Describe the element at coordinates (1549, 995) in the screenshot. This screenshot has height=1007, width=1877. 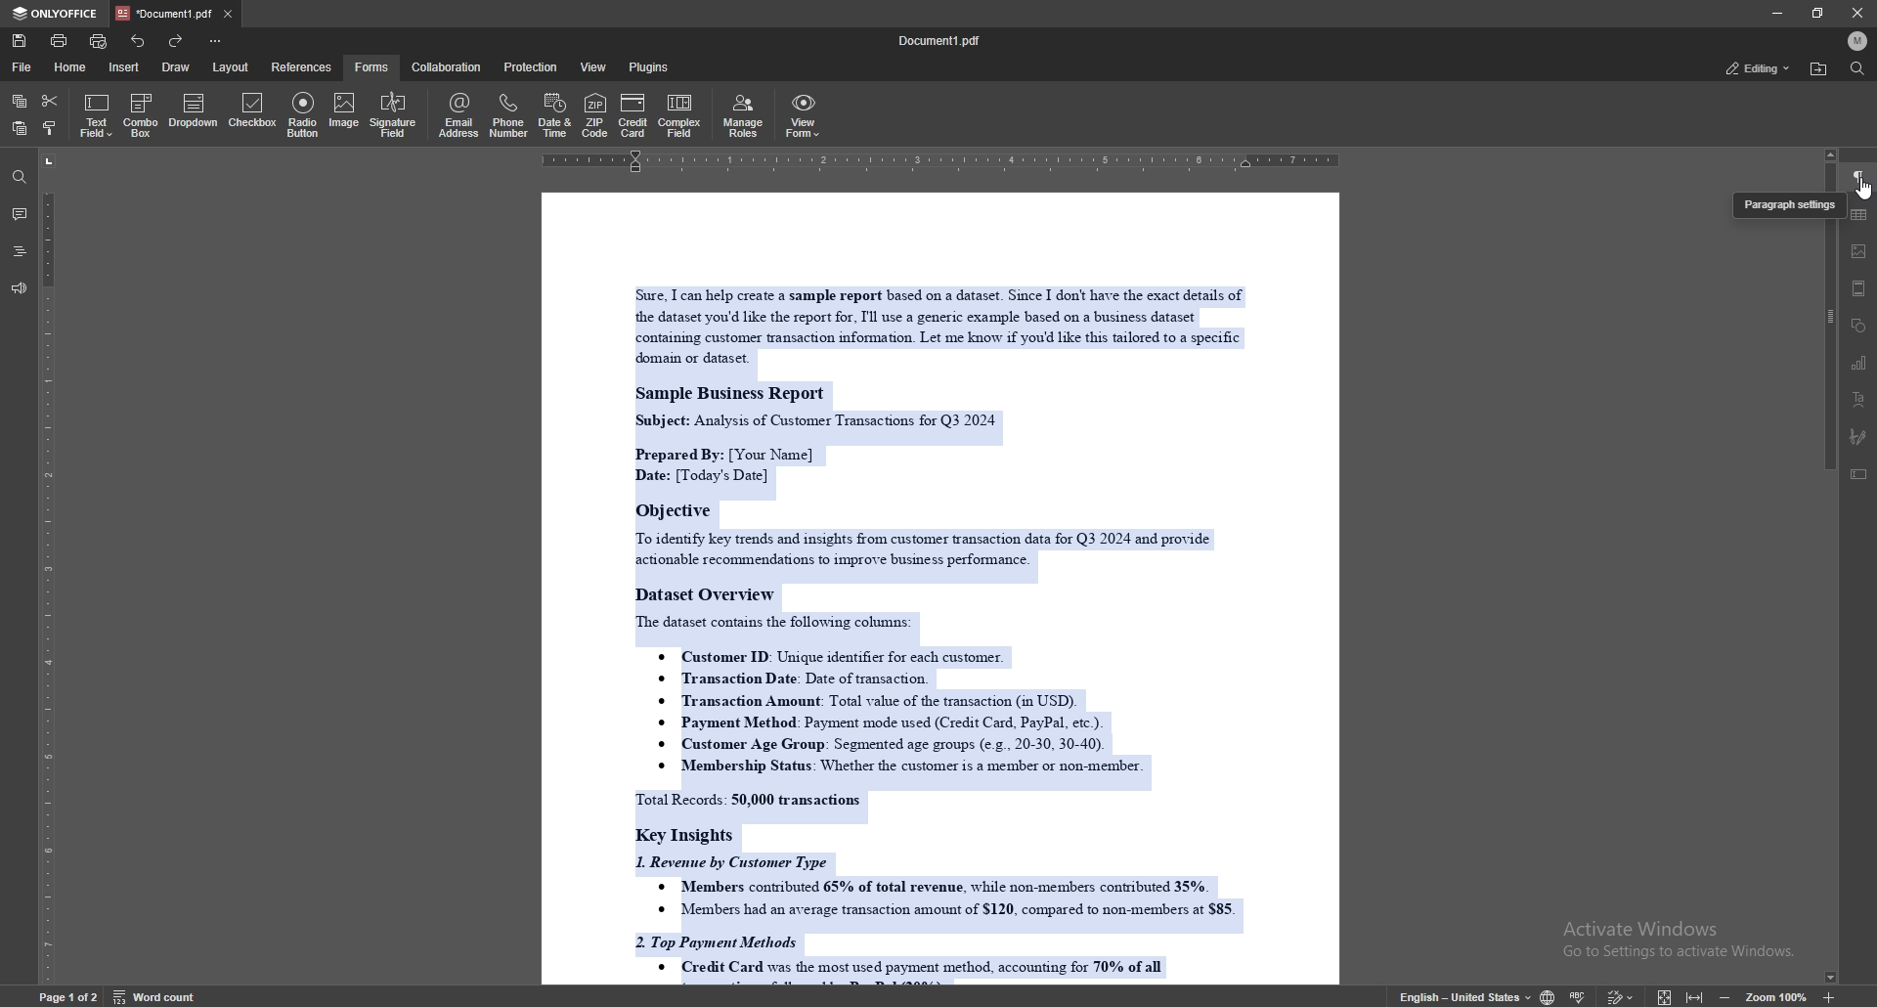
I see `change doc language` at that location.